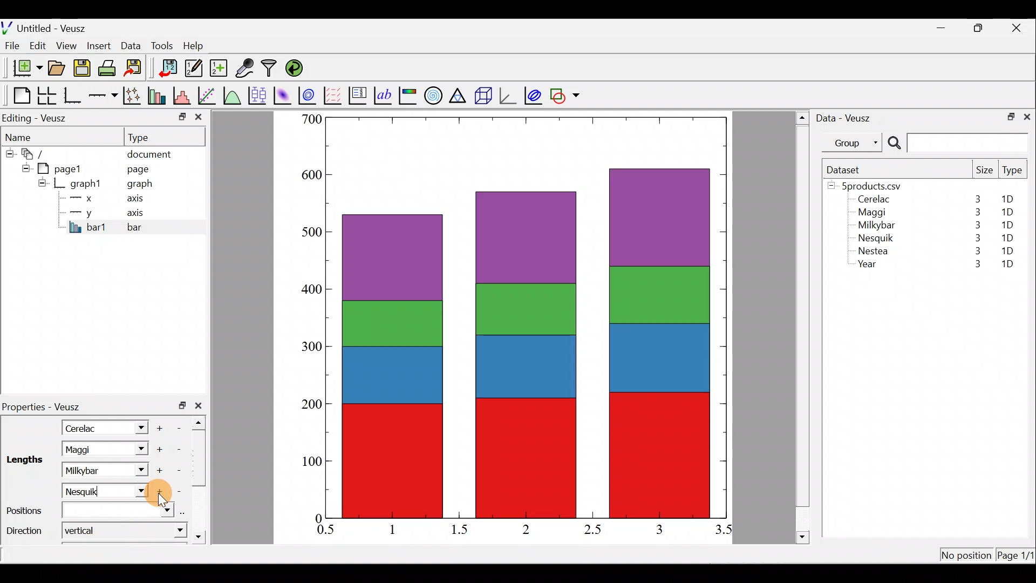 The height and width of the screenshot is (583, 1036). Describe the element at coordinates (202, 477) in the screenshot. I see `scroll bar` at that location.